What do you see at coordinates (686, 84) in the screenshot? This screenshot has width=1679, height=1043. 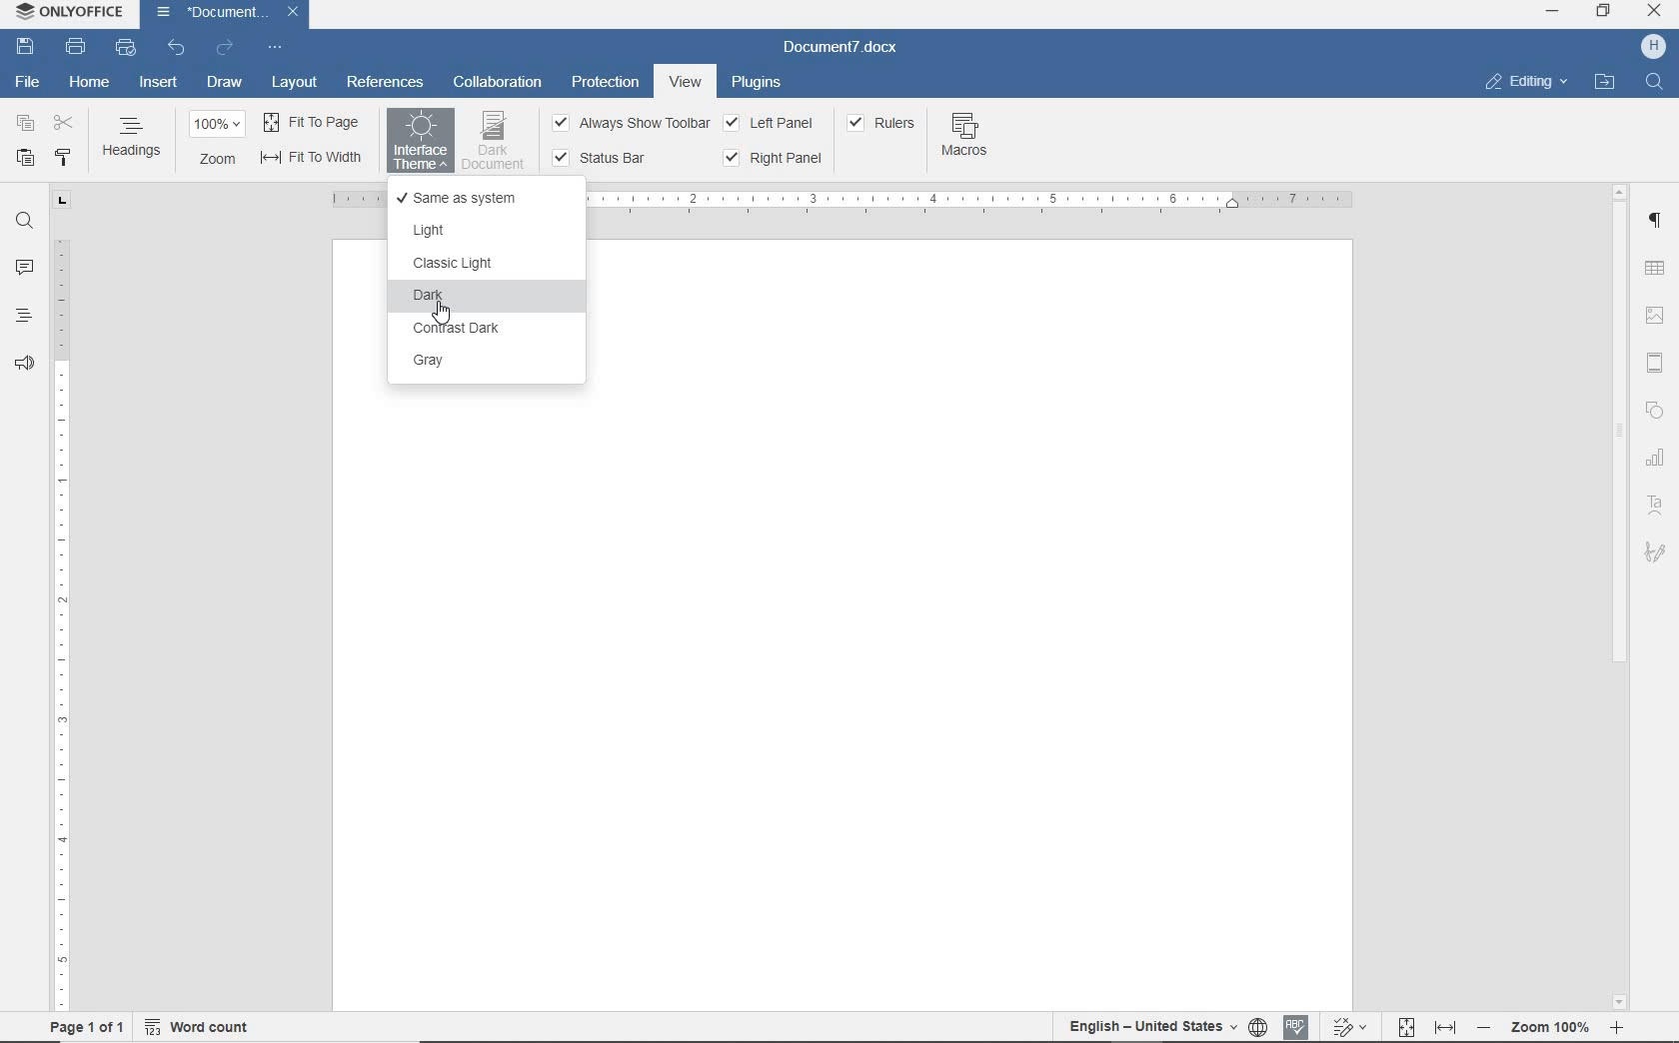 I see `VIEW` at bounding box center [686, 84].